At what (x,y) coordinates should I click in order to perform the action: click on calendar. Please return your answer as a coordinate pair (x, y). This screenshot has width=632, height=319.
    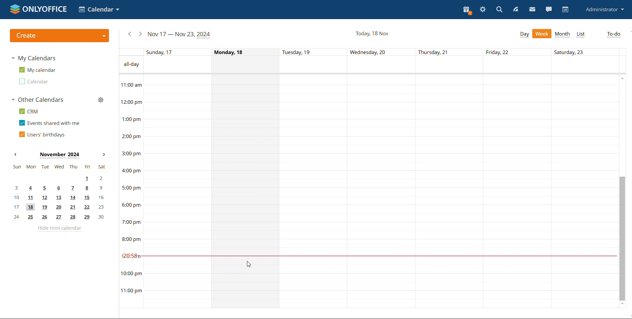
    Looking at the image, I should click on (565, 9).